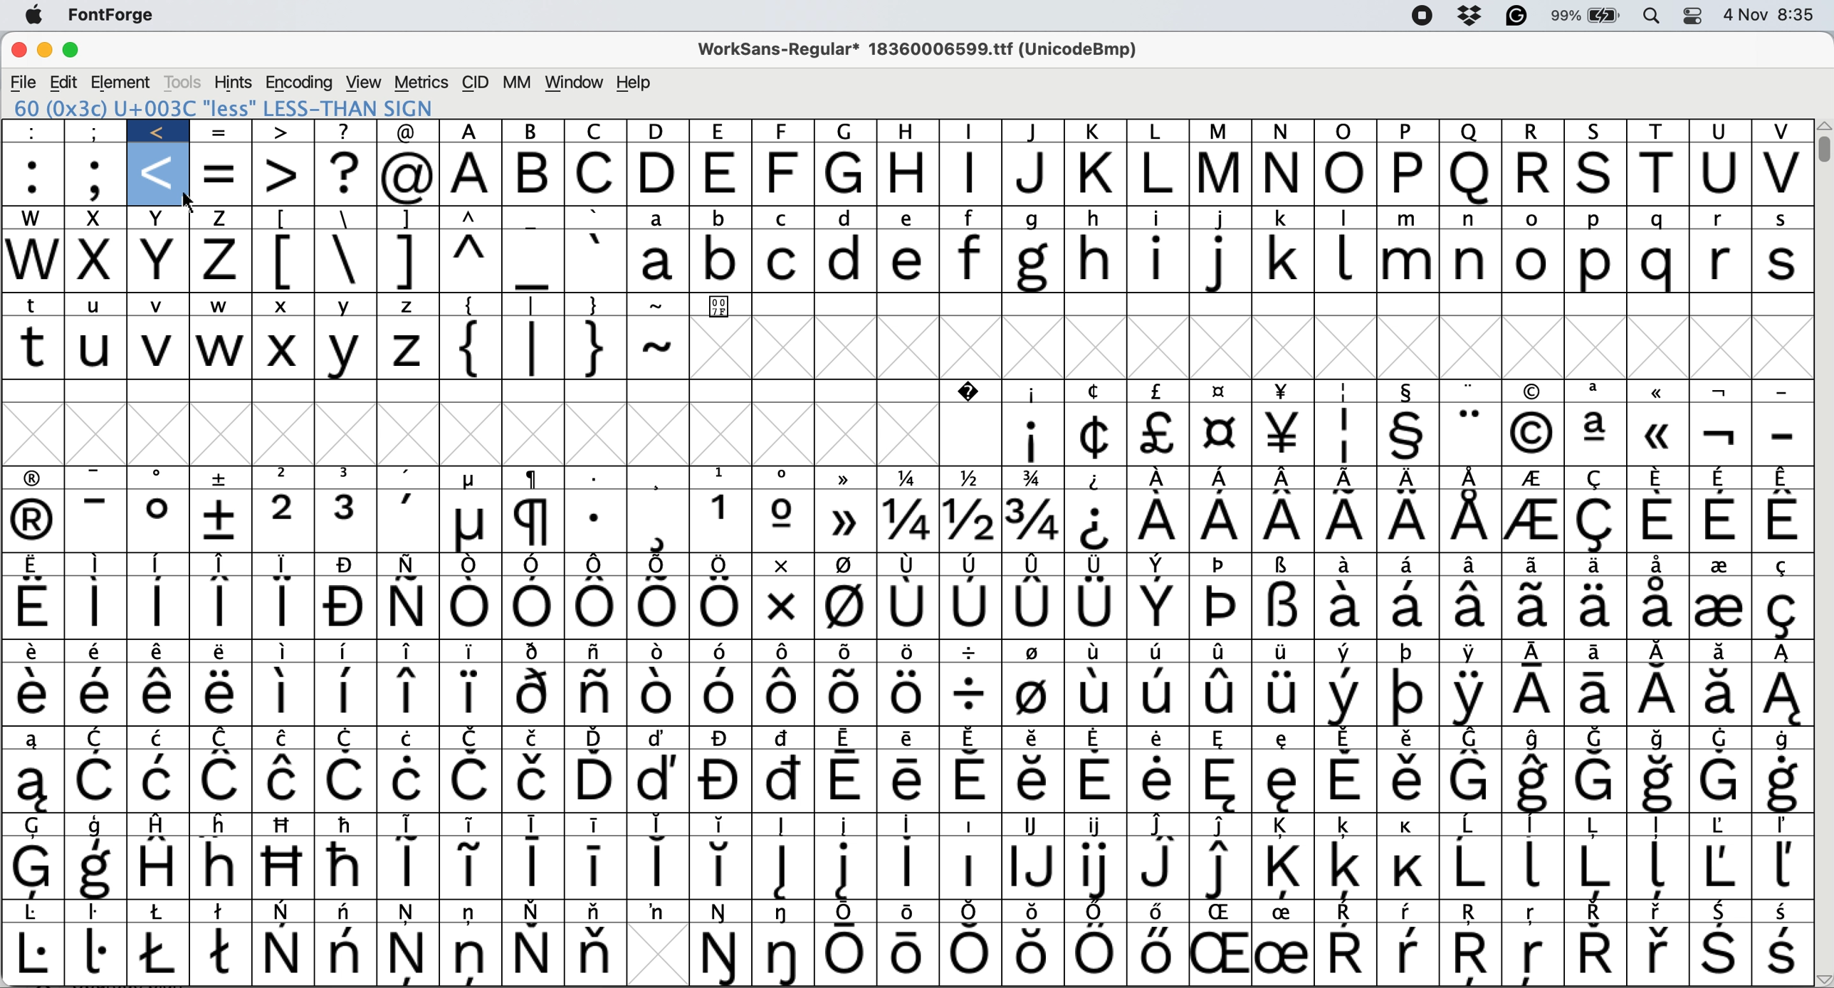 The height and width of the screenshot is (988, 1834). Describe the element at coordinates (283, 866) in the screenshot. I see `Symbol` at that location.